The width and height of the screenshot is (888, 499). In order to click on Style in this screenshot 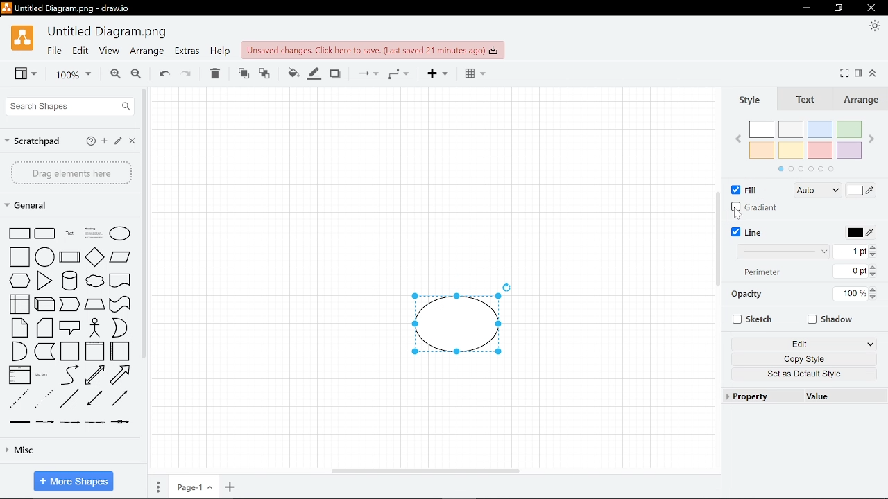, I will do `click(749, 101)`.